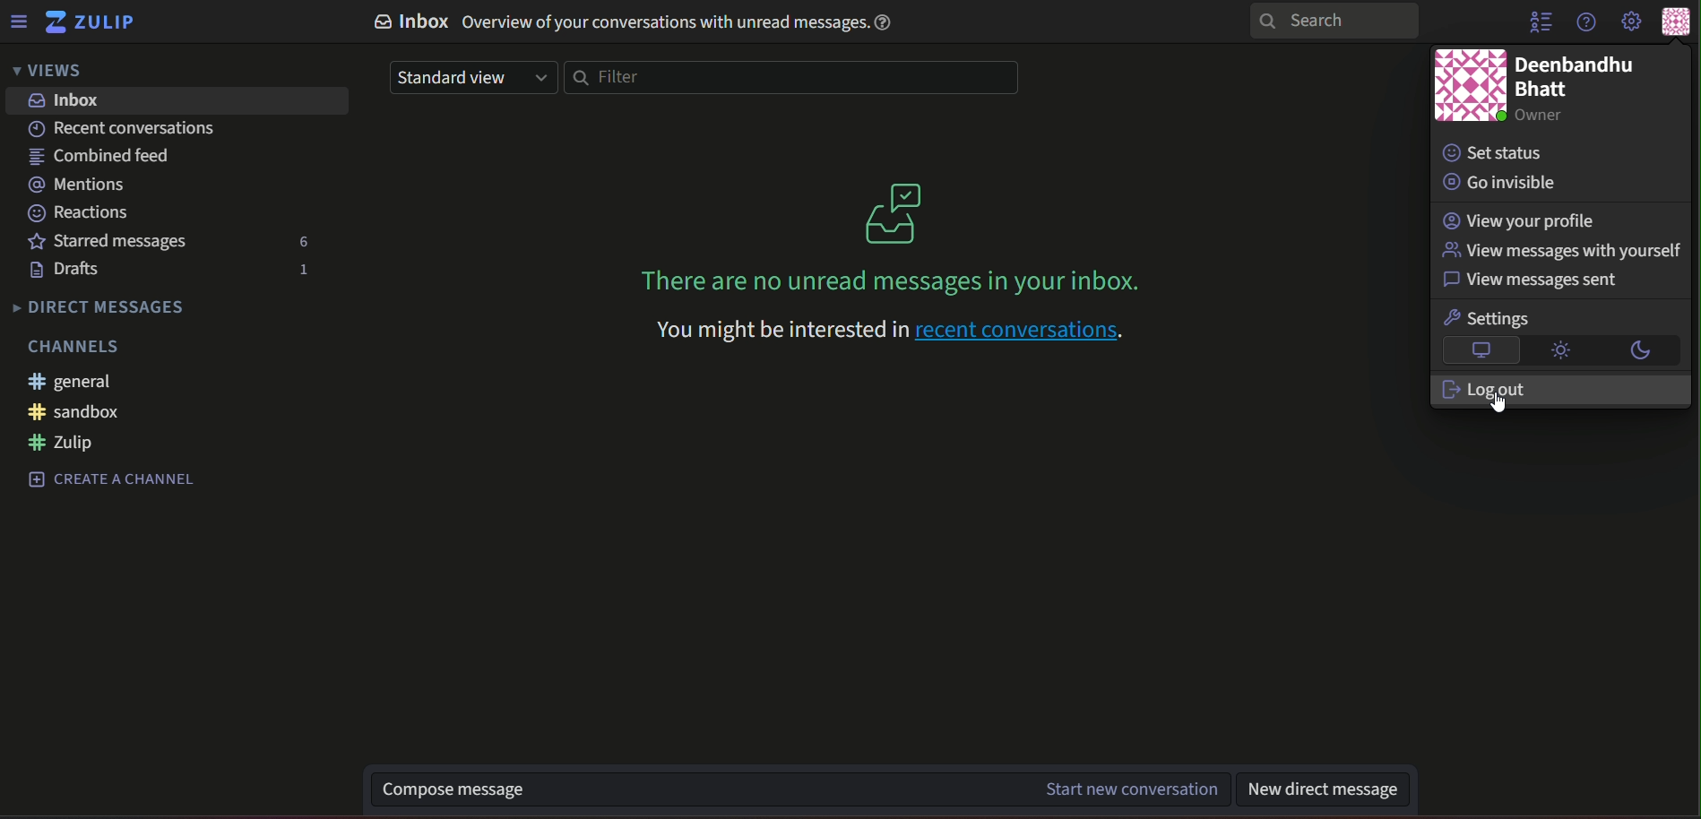  Describe the element at coordinates (73, 271) in the screenshot. I see `text` at that location.